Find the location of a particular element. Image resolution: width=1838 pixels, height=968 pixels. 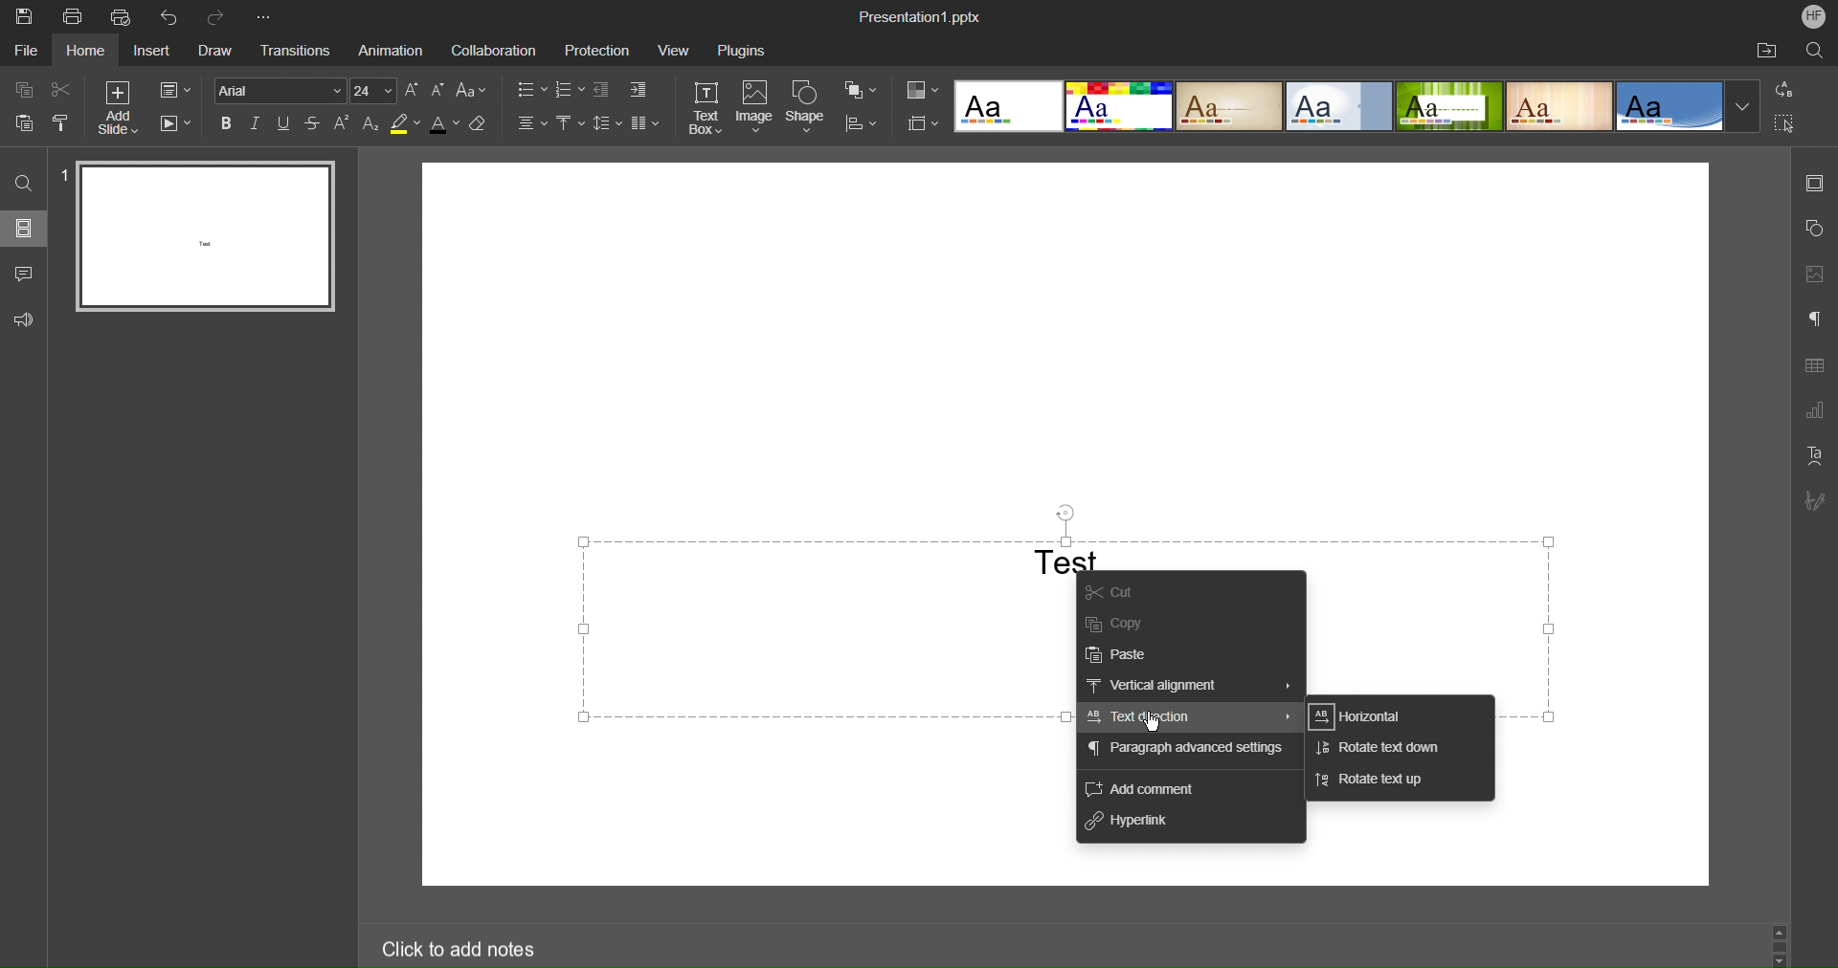

Redo is located at coordinates (220, 15).